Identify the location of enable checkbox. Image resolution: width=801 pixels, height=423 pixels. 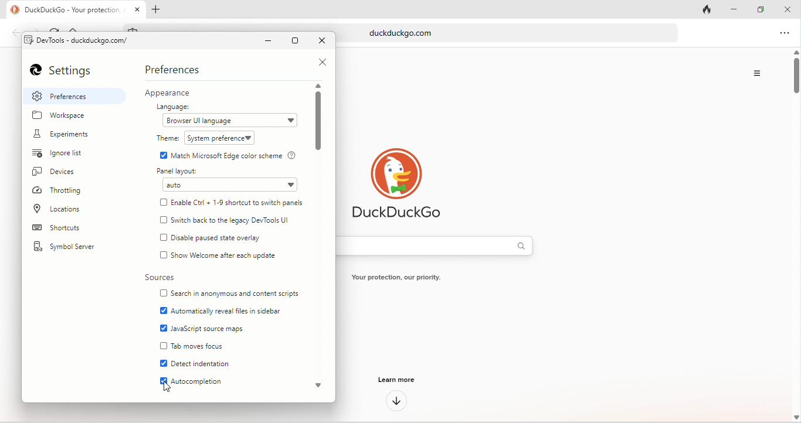
(162, 381).